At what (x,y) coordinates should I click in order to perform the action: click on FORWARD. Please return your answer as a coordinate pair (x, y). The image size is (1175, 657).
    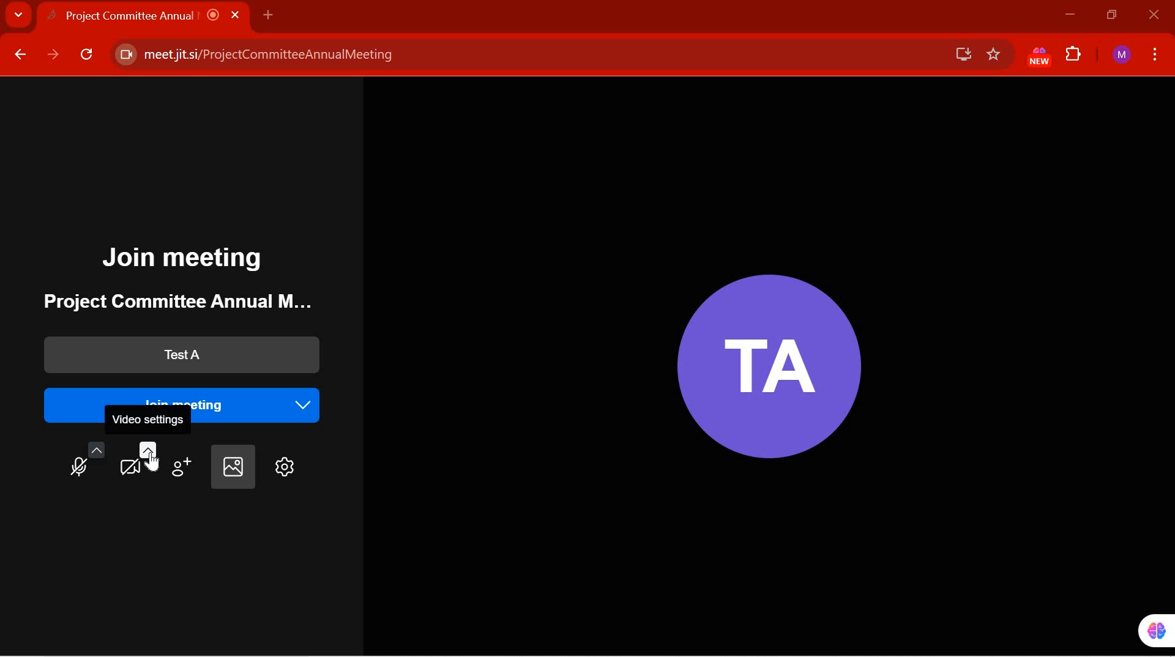
    Looking at the image, I should click on (53, 55).